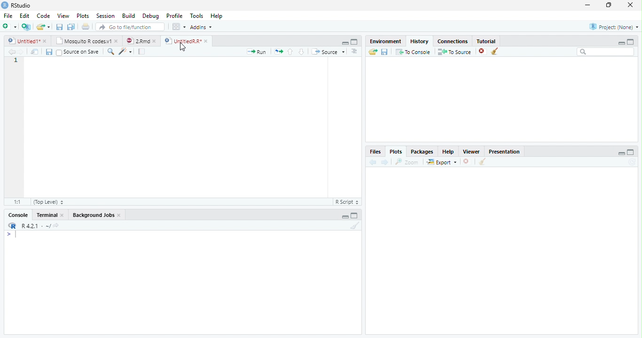  I want to click on History, so click(418, 41).